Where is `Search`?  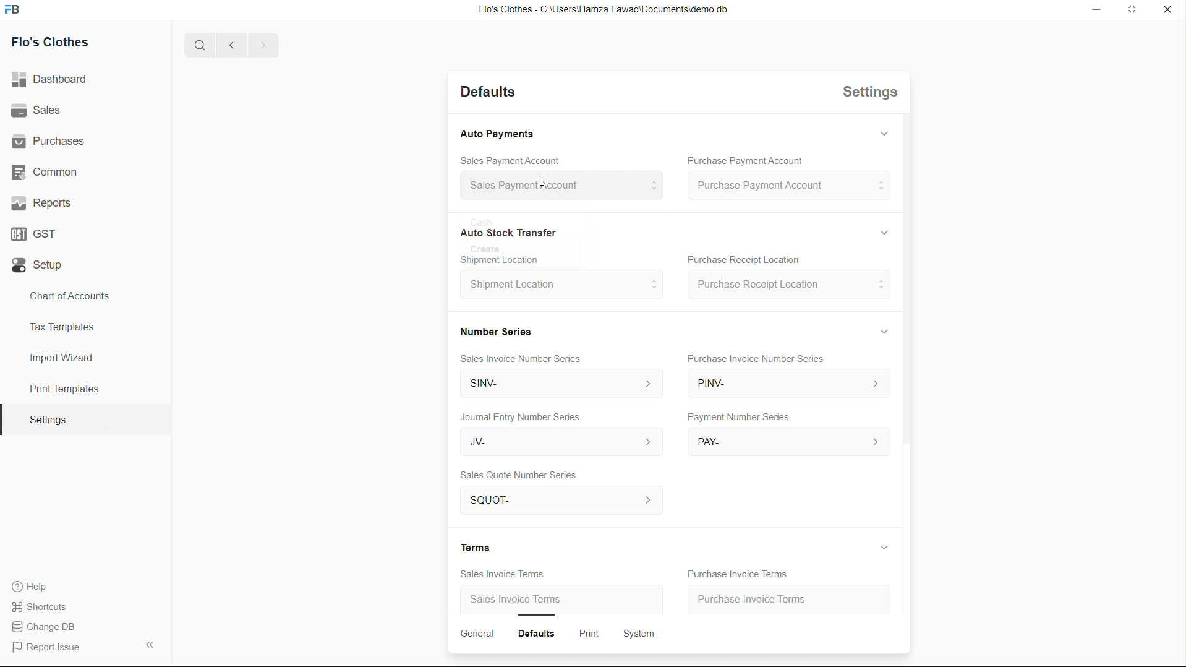
Search is located at coordinates (195, 45).